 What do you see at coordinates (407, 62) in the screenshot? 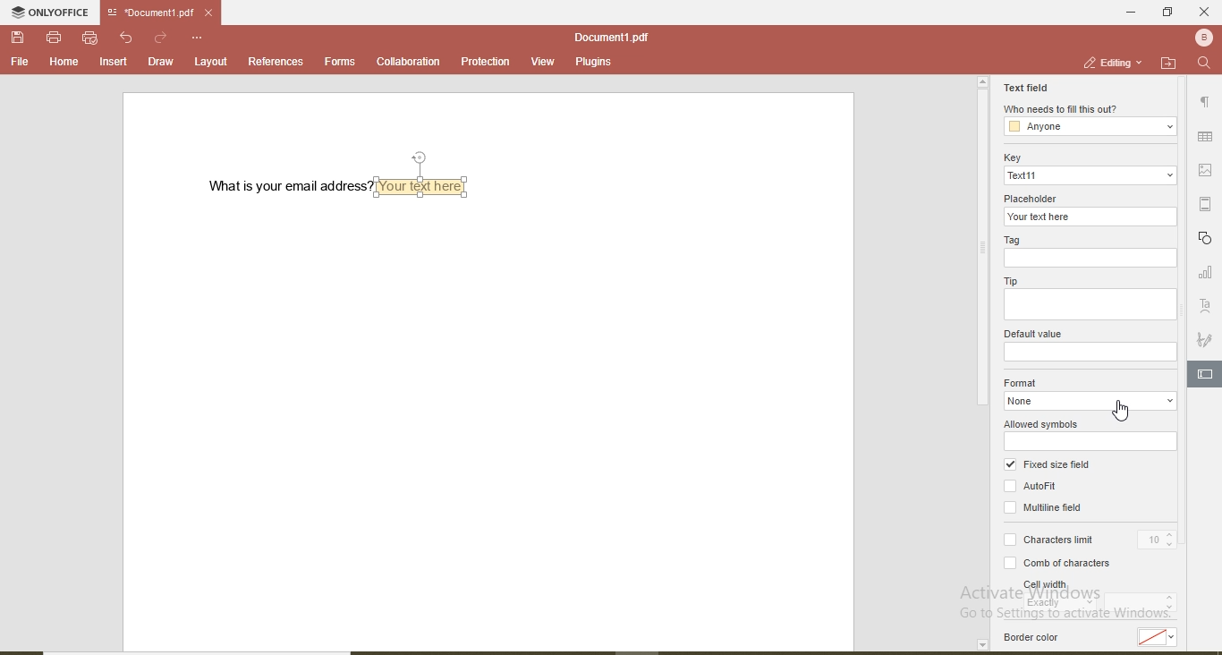
I see `collaboration` at bounding box center [407, 62].